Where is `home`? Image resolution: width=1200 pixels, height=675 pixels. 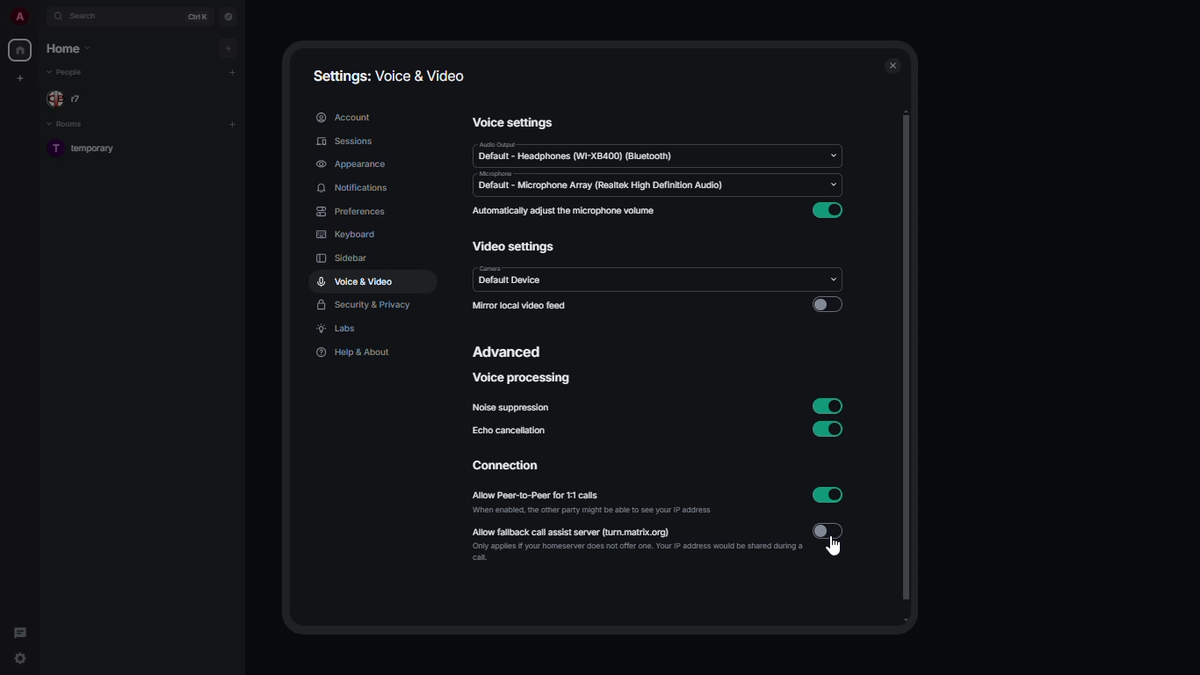 home is located at coordinates (68, 47).